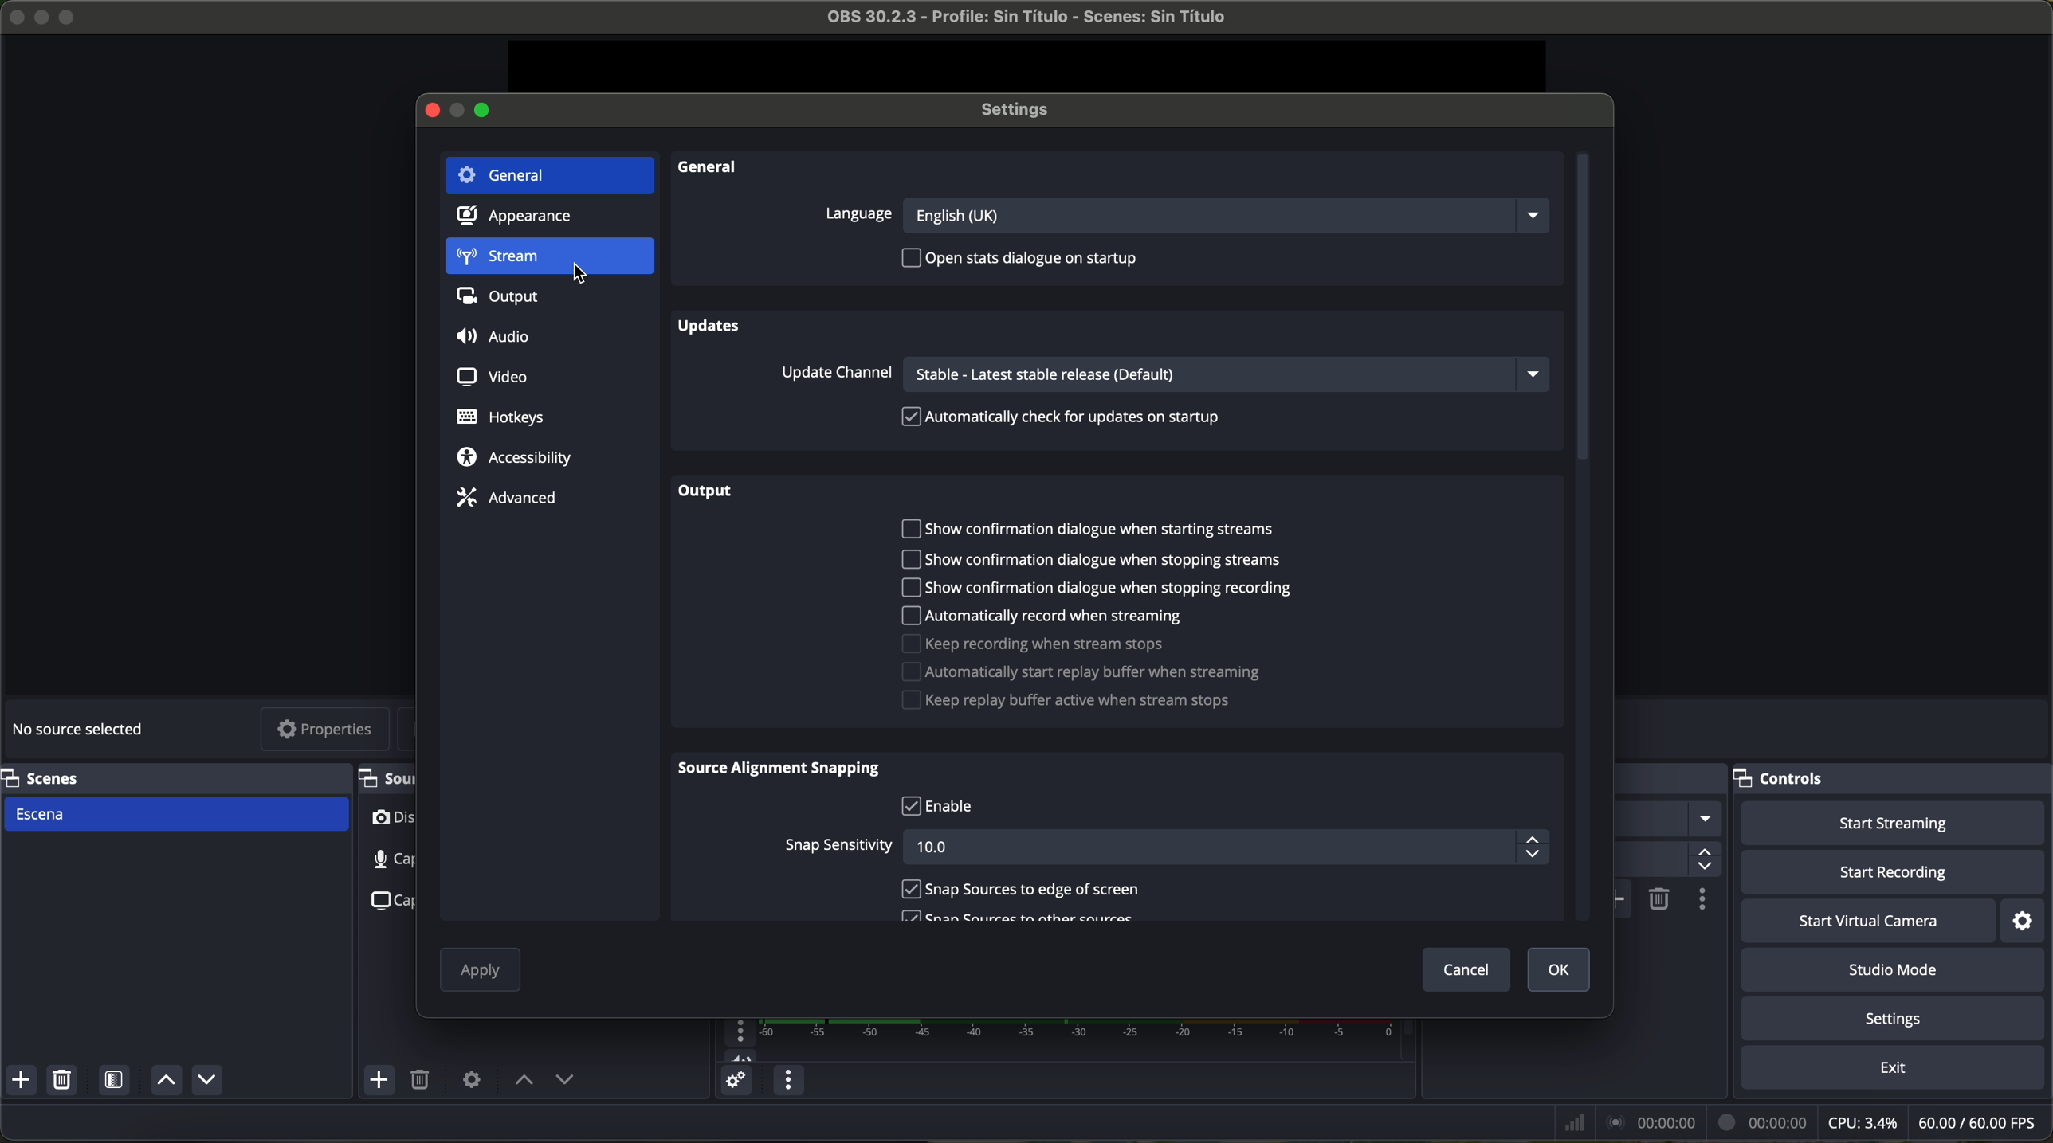 This screenshot has height=1143, width=2053. What do you see at coordinates (936, 808) in the screenshot?
I see `enable` at bounding box center [936, 808].